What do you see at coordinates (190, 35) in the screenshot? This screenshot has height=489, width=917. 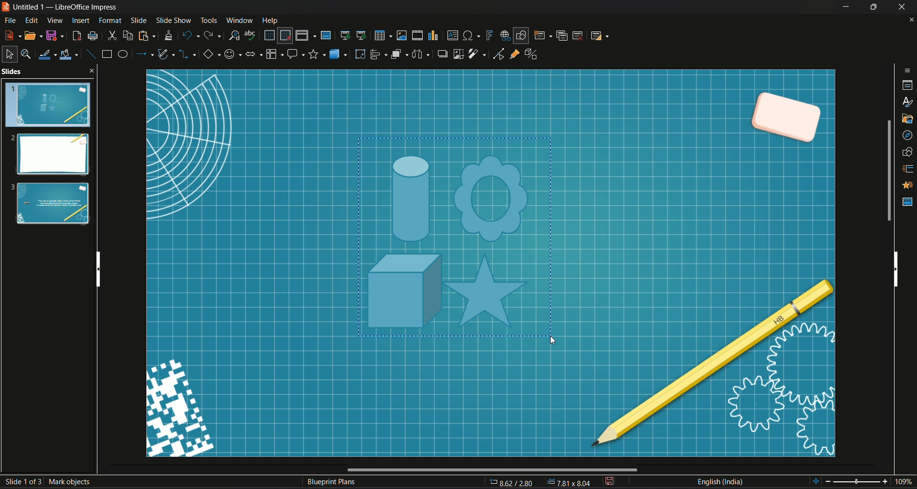 I see `undo` at bounding box center [190, 35].